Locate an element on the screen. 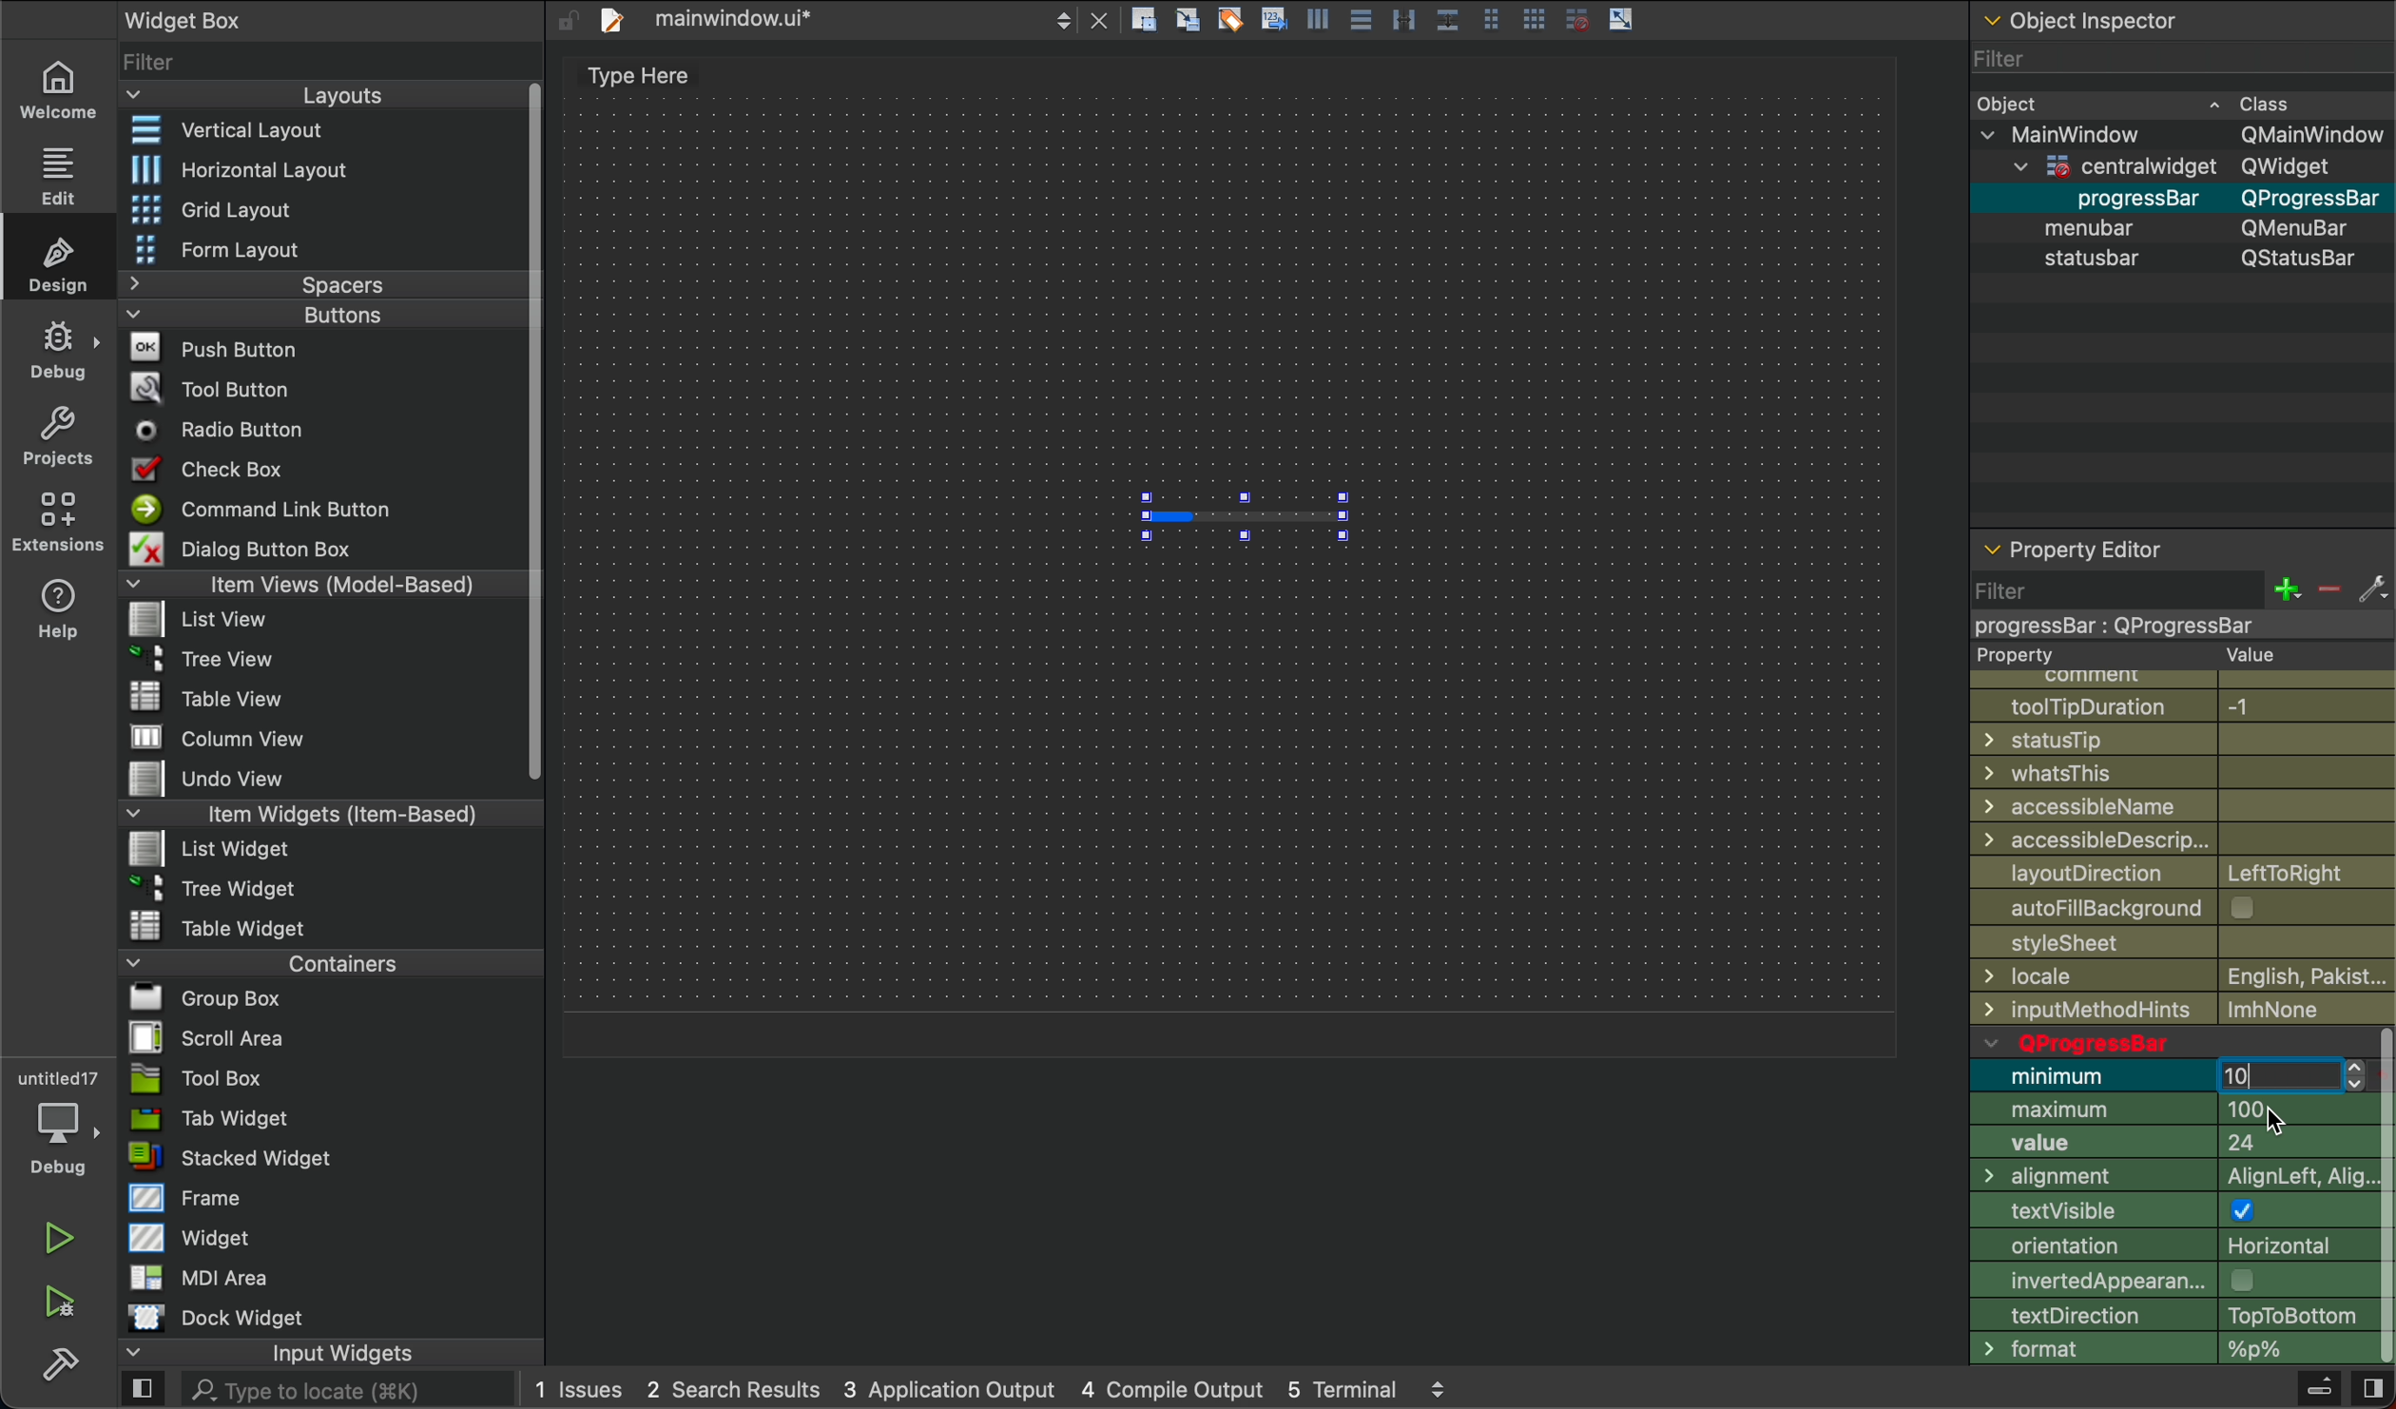 The width and height of the screenshot is (2396, 1409). debug is located at coordinates (60, 350).